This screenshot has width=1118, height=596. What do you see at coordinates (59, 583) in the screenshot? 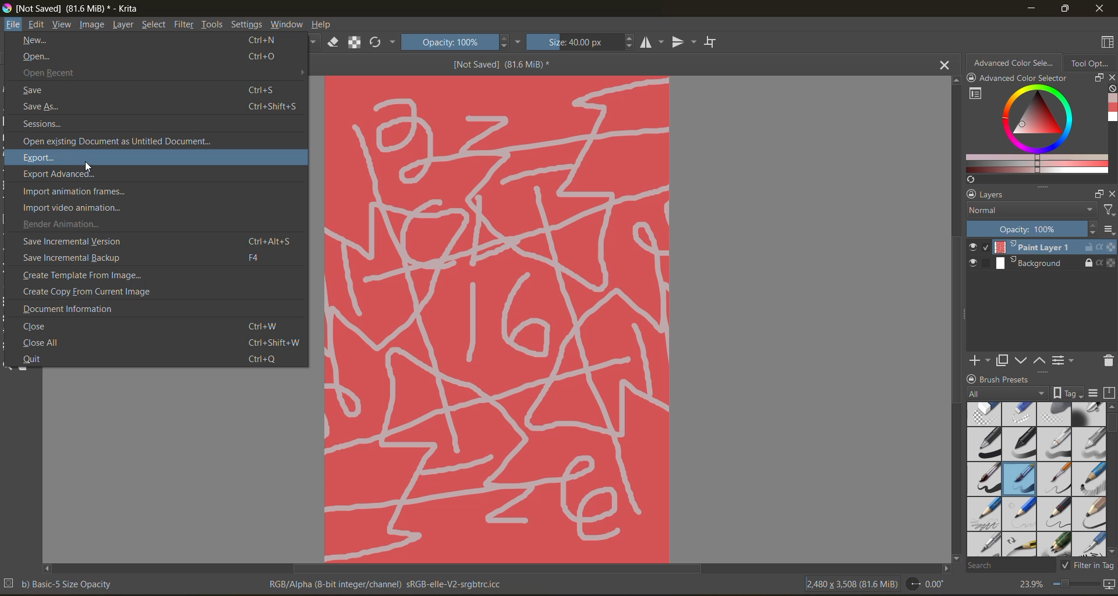
I see `metadata` at bounding box center [59, 583].